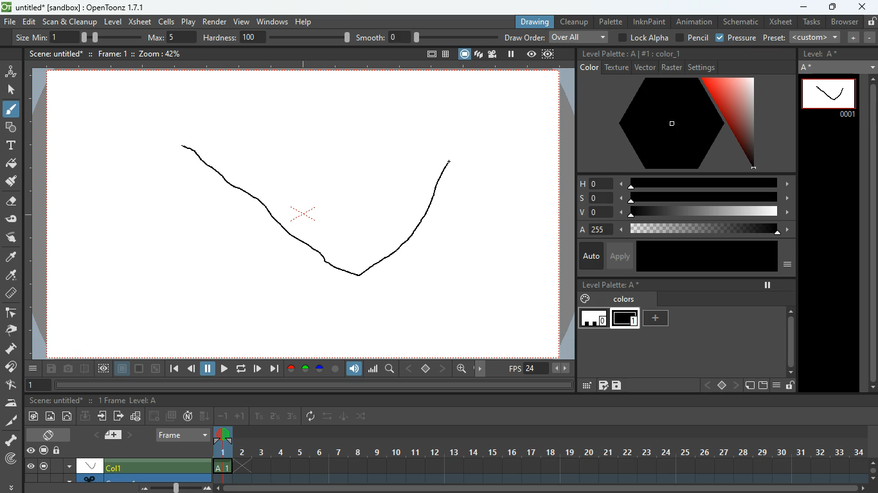 This screenshot has width=878, height=493. Describe the element at coordinates (589, 257) in the screenshot. I see `auto` at that location.